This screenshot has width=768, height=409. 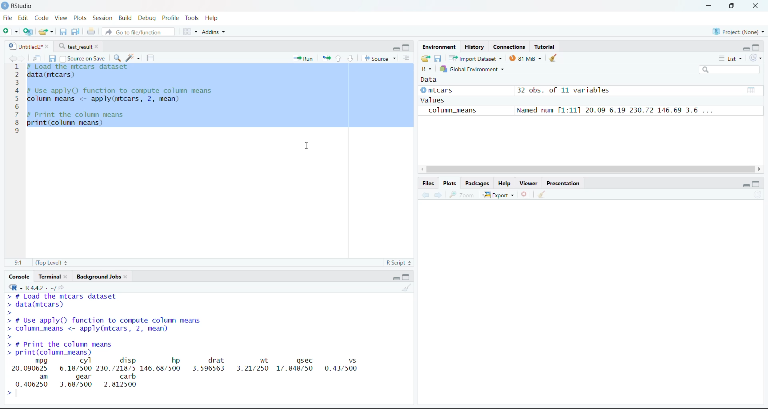 I want to click on R Script, so click(x=400, y=263).